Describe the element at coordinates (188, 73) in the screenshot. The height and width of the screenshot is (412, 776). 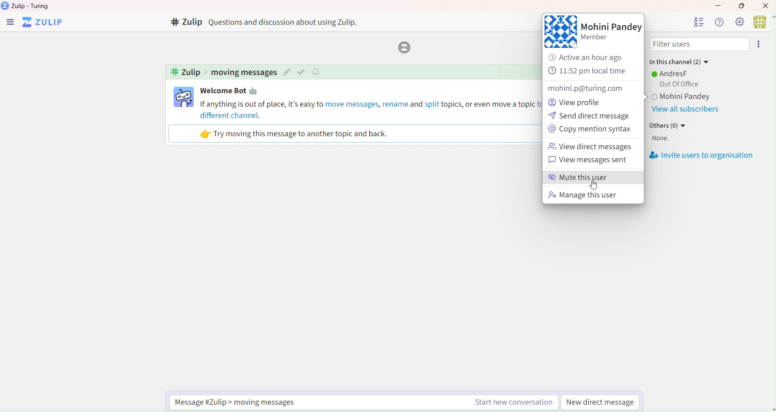
I see `# Zulip >` at that location.